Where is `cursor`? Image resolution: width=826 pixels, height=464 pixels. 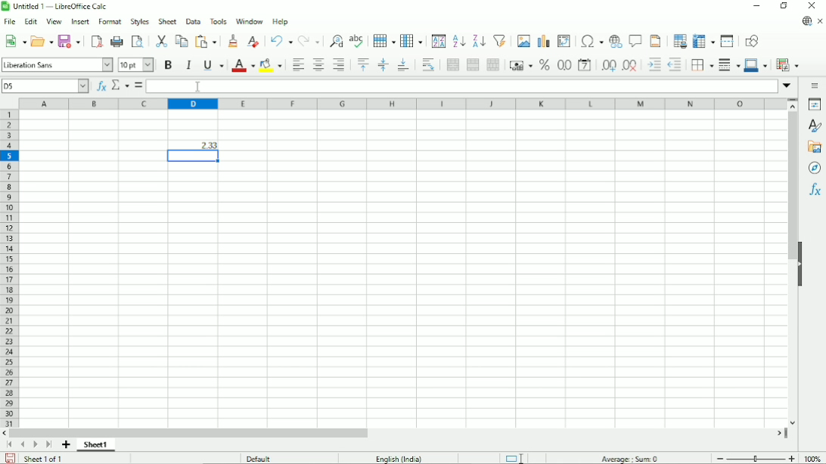
cursor is located at coordinates (198, 88).